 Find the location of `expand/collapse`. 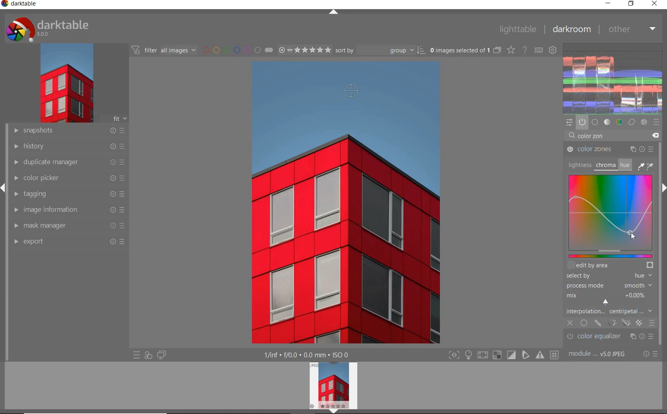

expand/collapse is located at coordinates (334, 12).